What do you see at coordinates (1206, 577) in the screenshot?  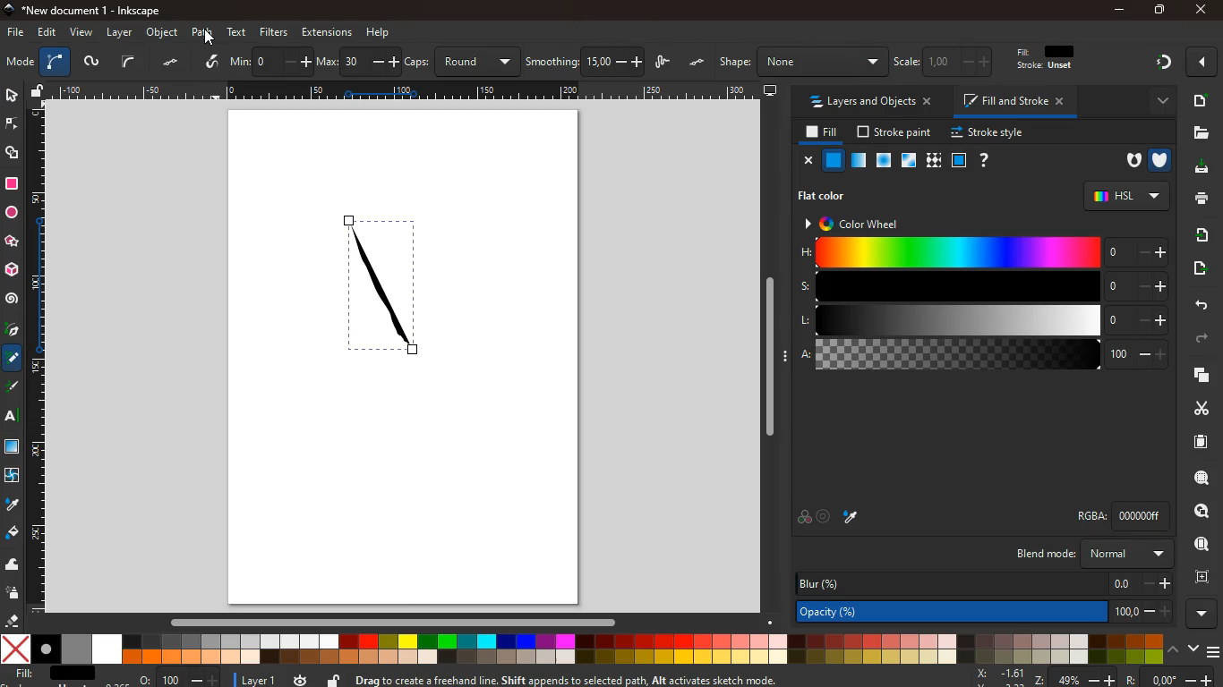 I see `frame` at bounding box center [1206, 577].